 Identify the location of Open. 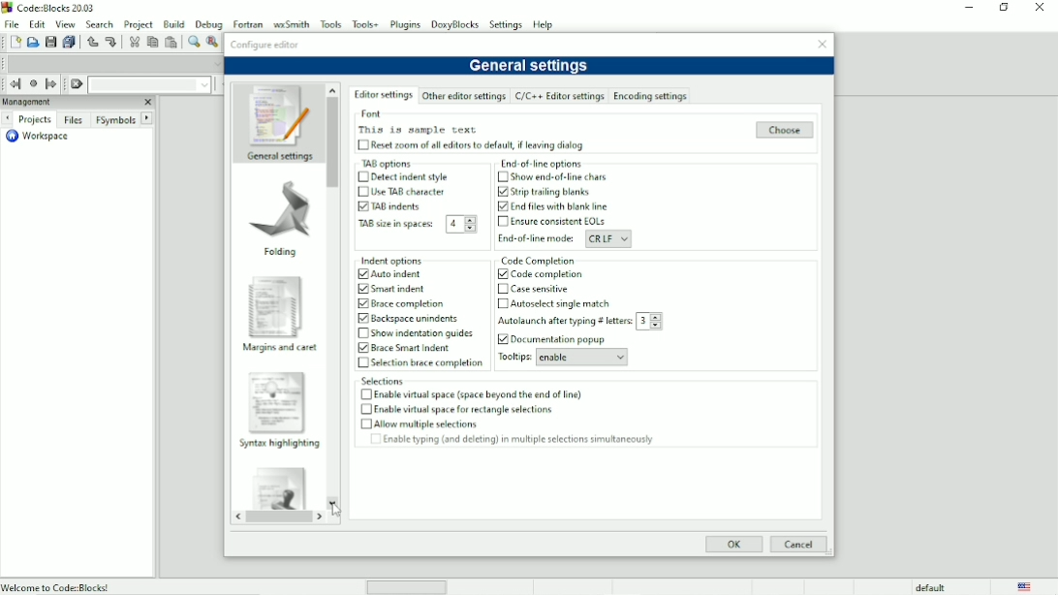
(32, 42).